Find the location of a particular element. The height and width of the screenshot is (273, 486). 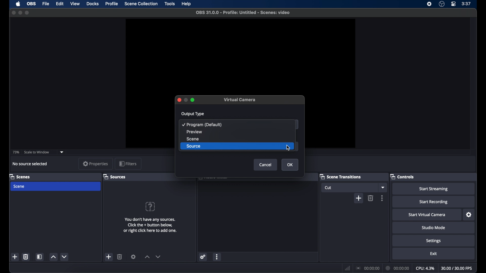

settings is located at coordinates (203, 257).